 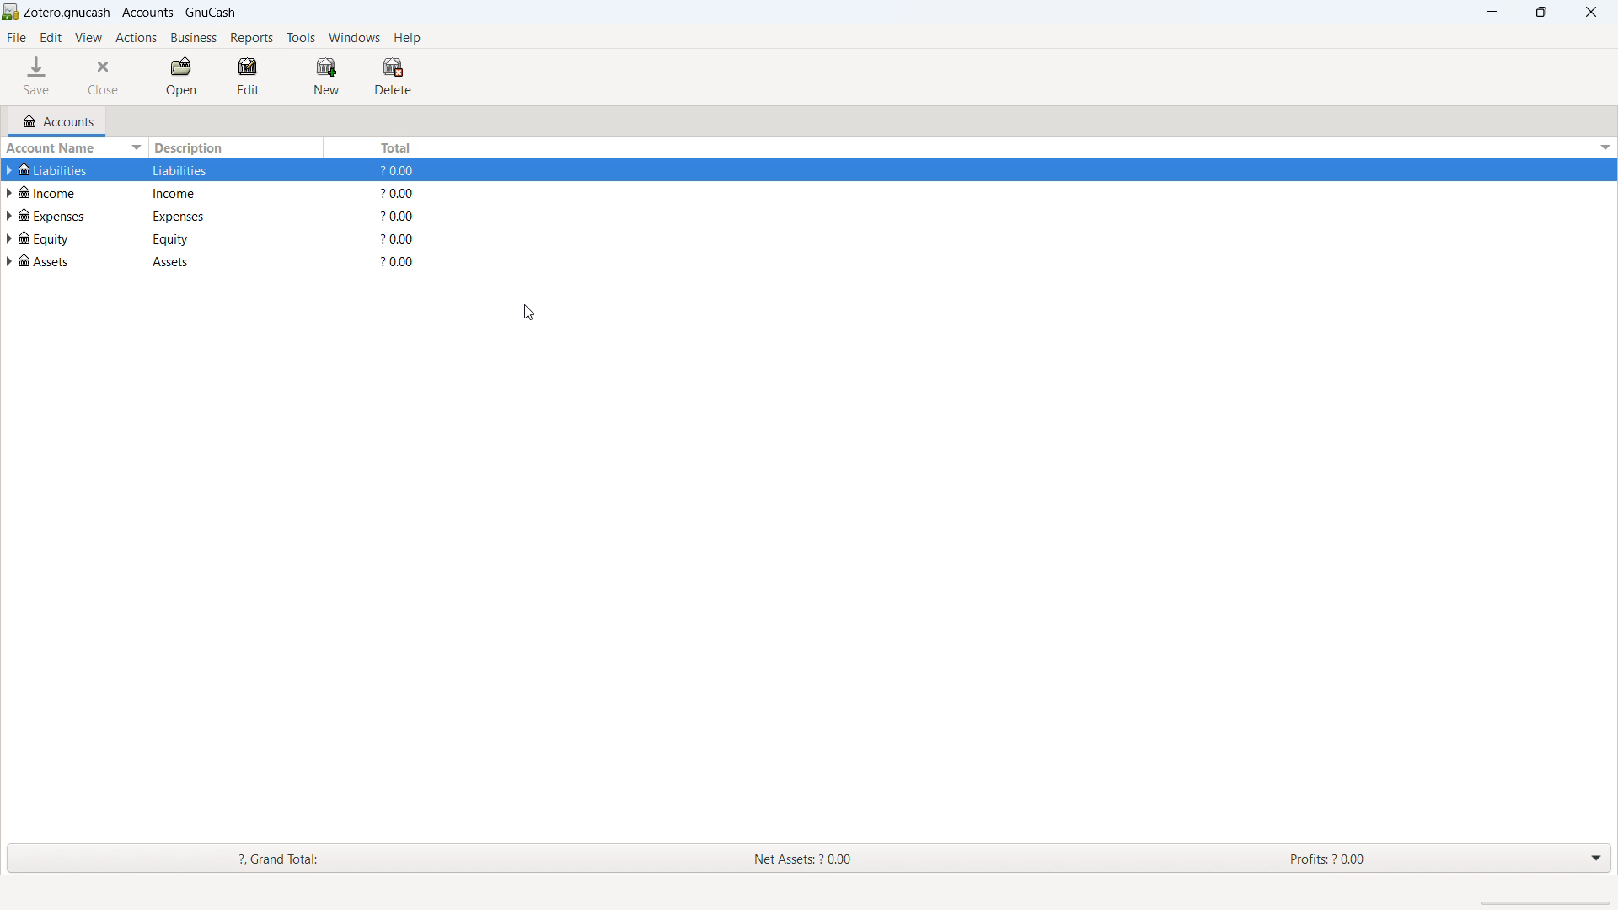 What do you see at coordinates (17, 37) in the screenshot?
I see `file` at bounding box center [17, 37].